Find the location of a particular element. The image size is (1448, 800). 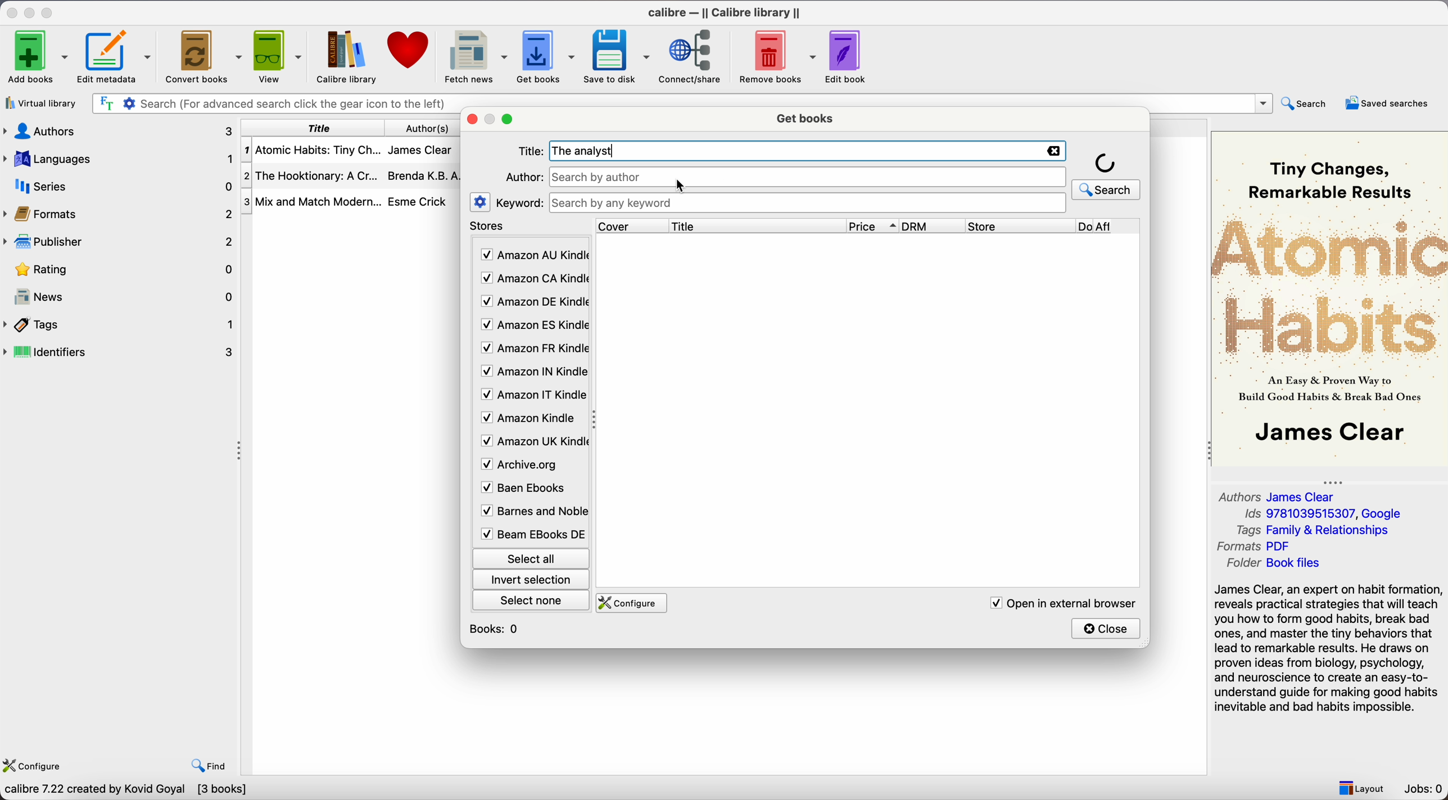

select all is located at coordinates (530, 557).